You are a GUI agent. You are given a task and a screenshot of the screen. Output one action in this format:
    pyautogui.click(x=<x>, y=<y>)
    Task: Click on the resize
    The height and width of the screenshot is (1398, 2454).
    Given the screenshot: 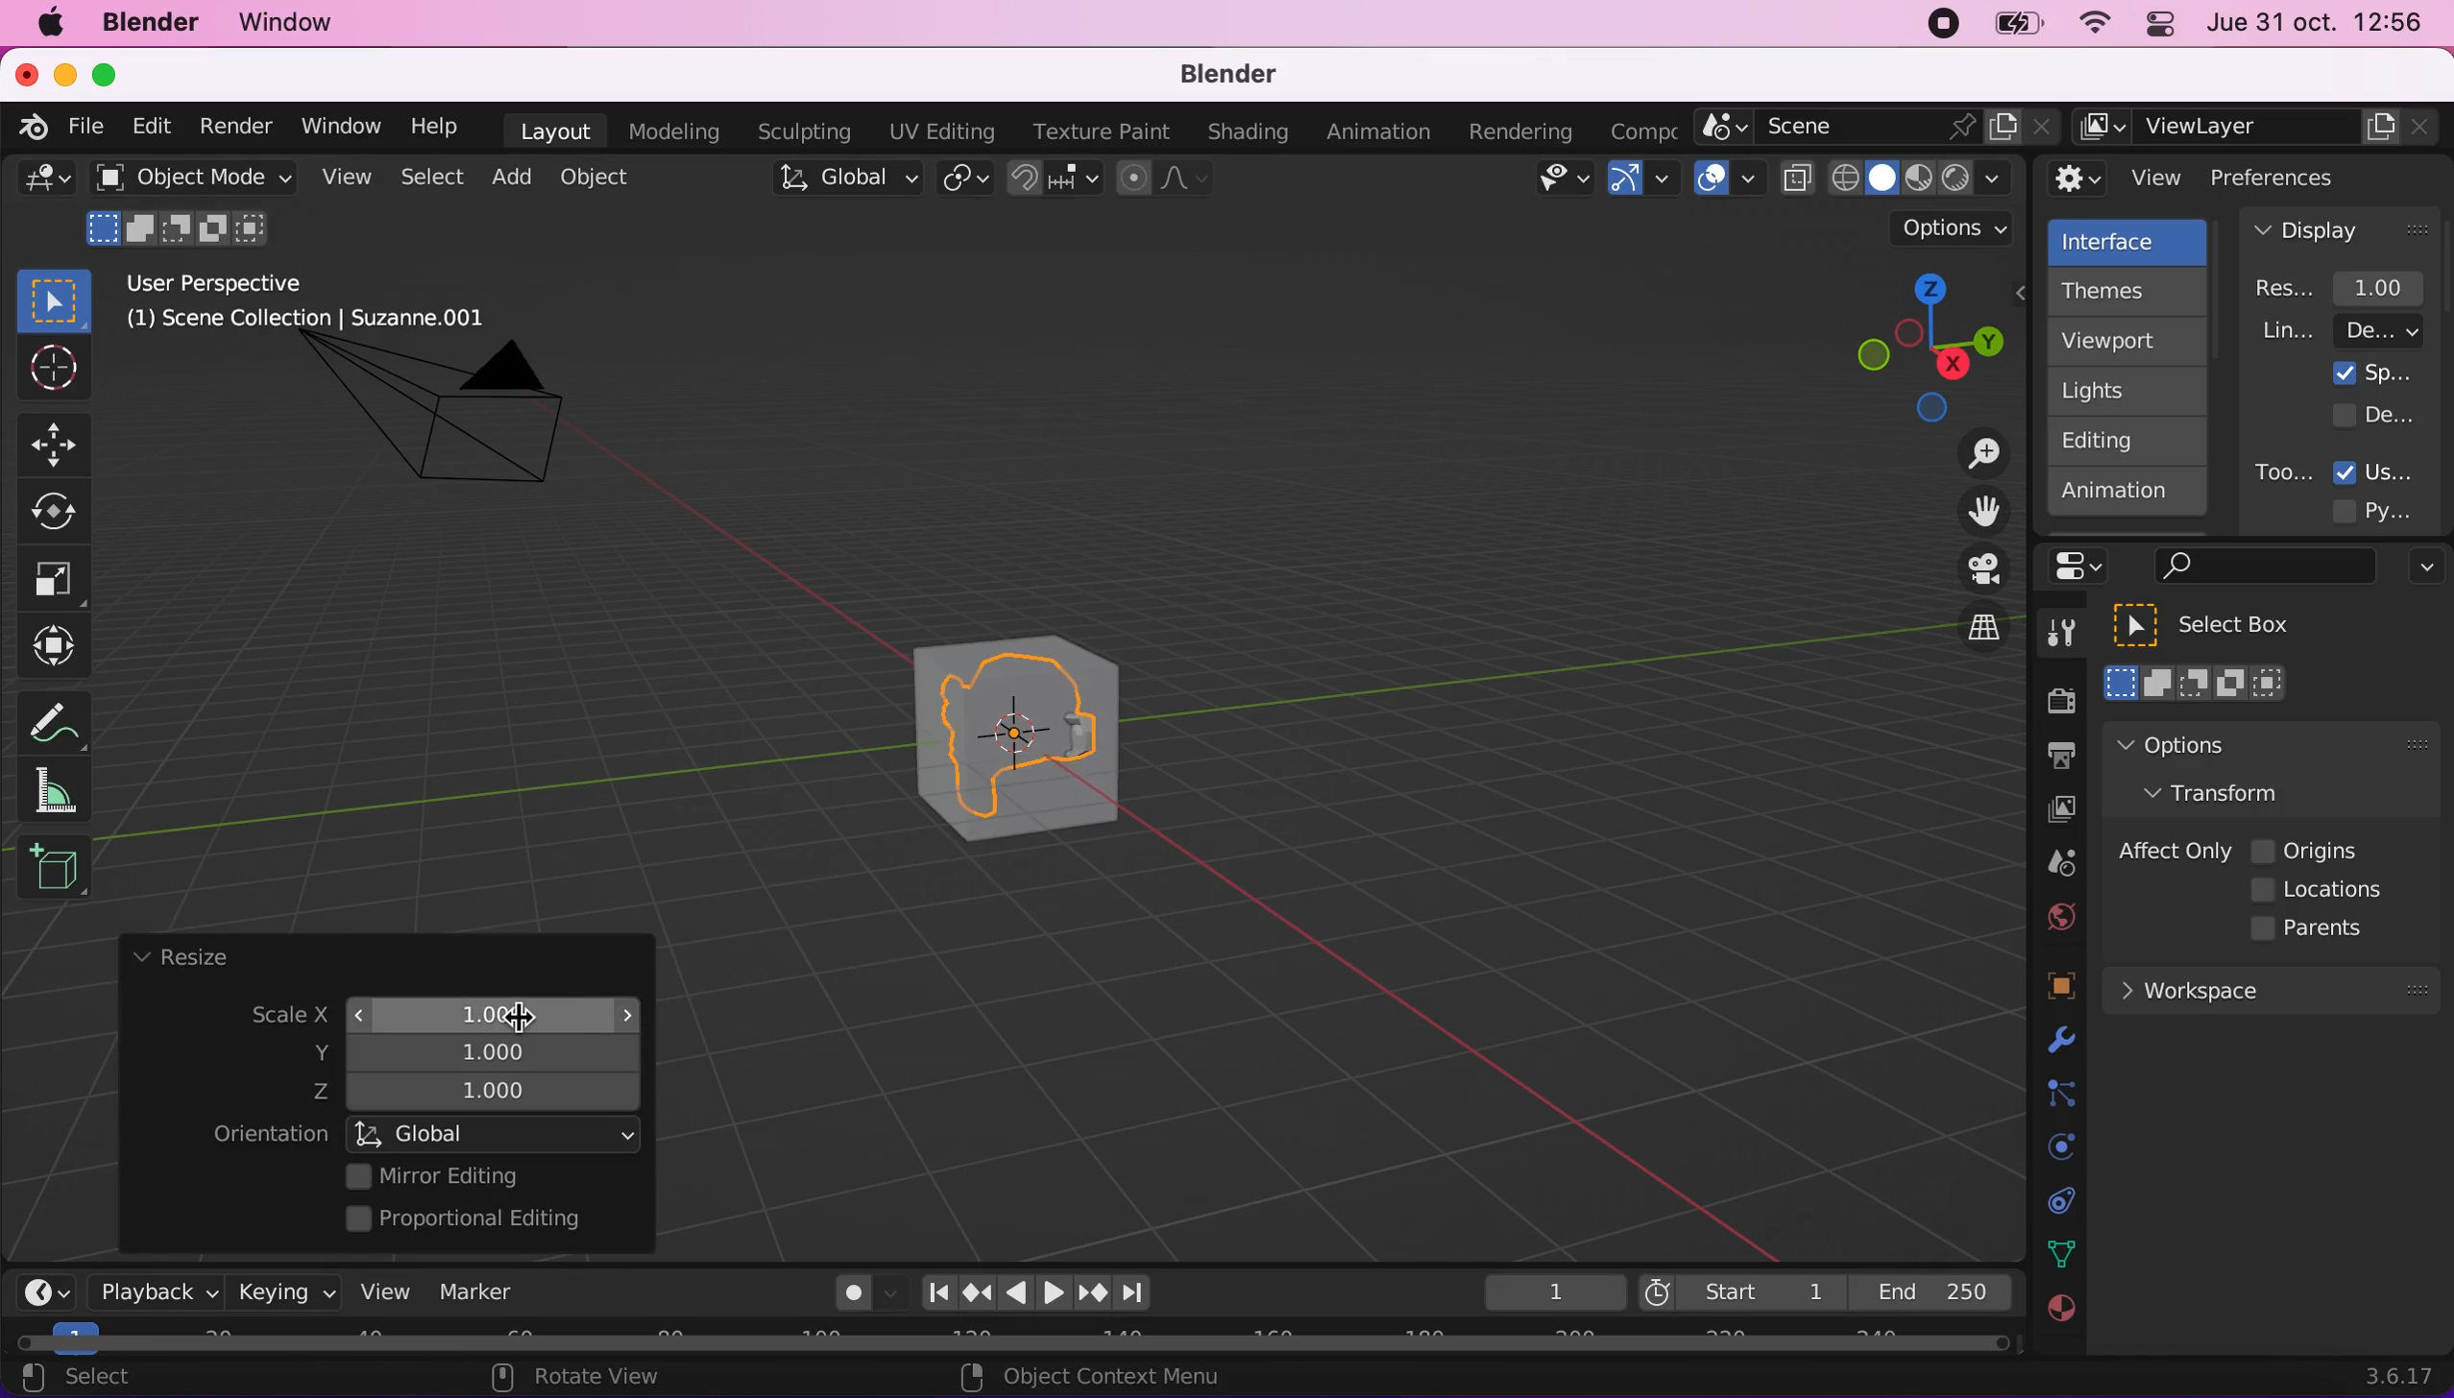 What is the action you would take?
    pyautogui.click(x=180, y=958)
    